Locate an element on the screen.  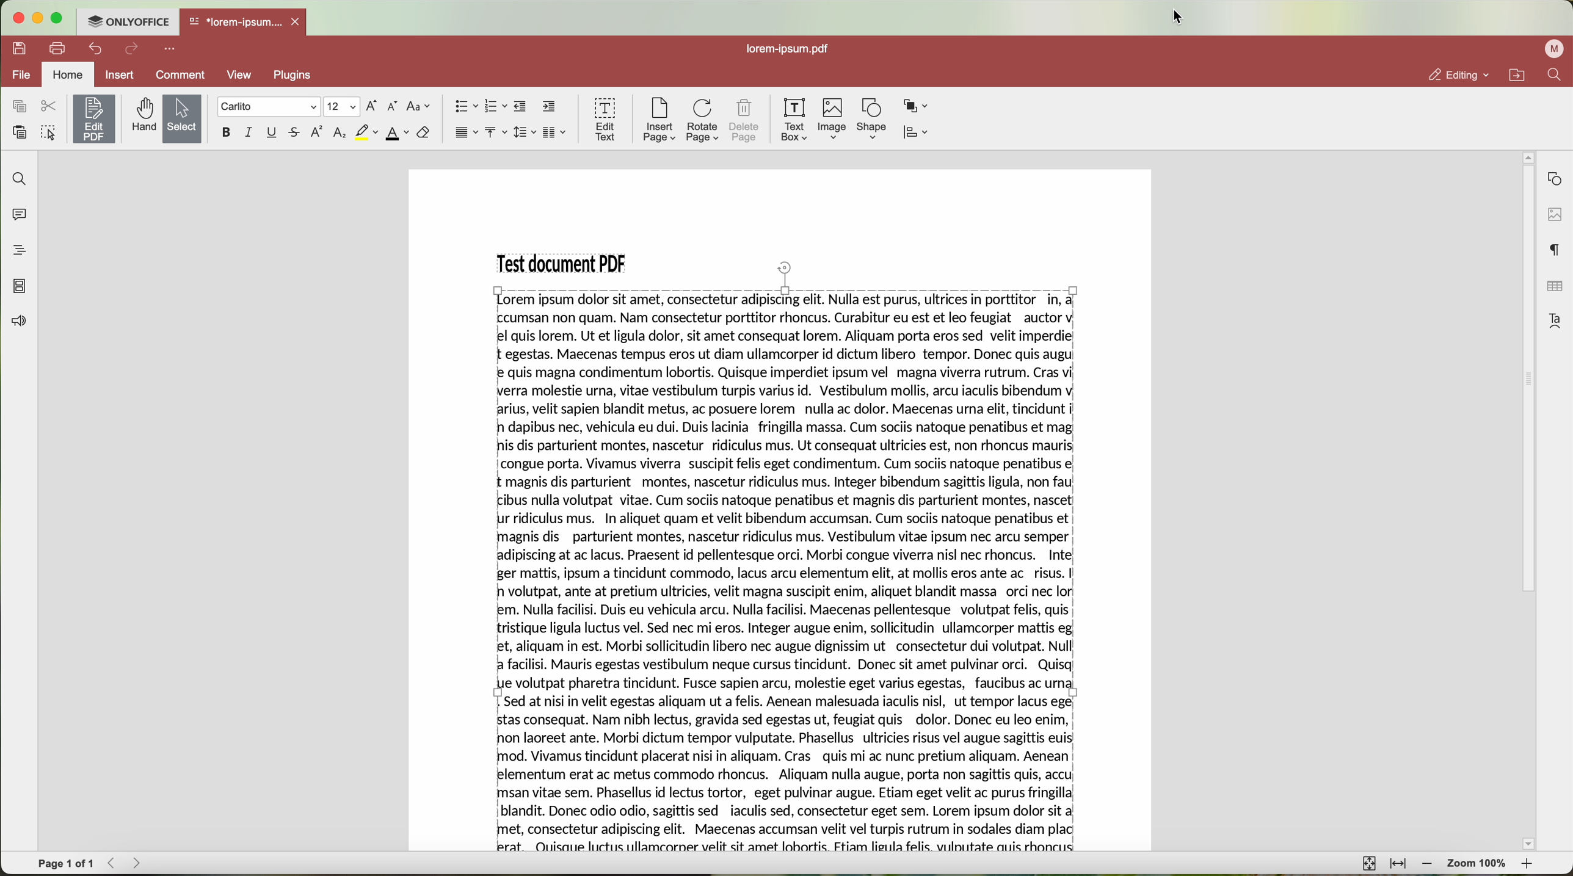
increment font size is located at coordinates (372, 106).